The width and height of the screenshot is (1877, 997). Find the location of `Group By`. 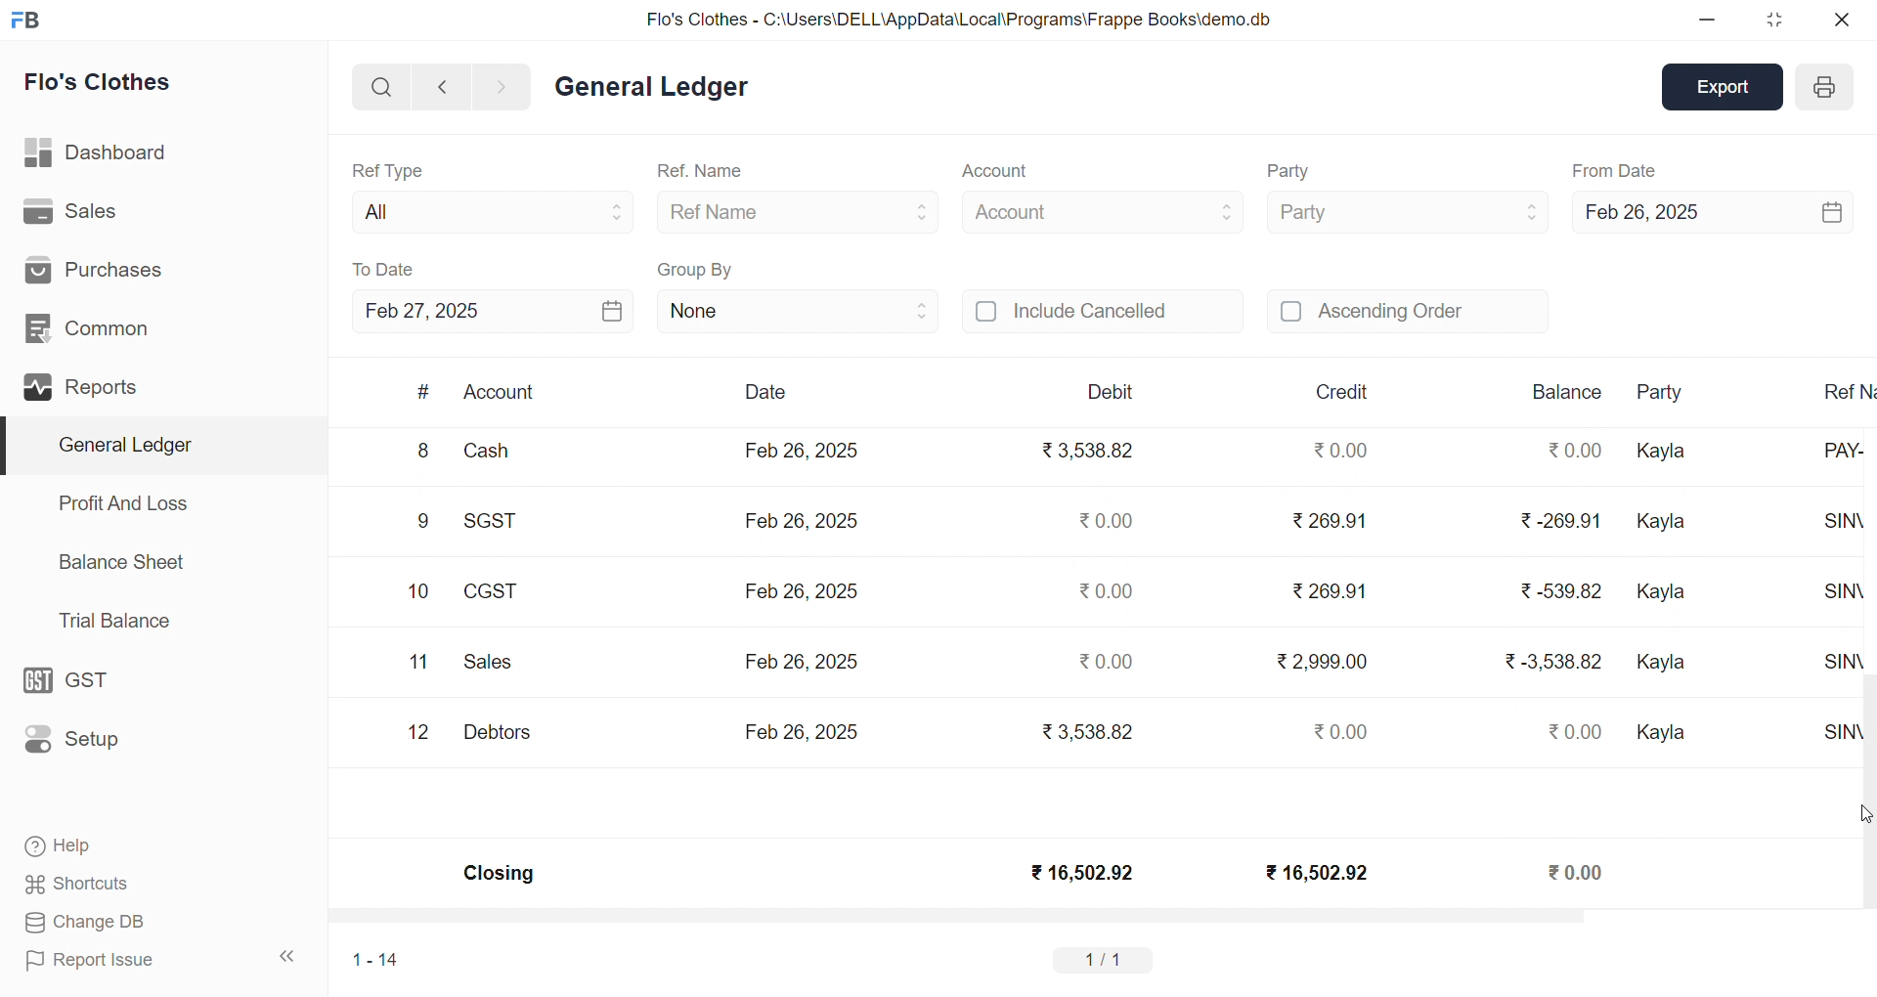

Group By is located at coordinates (696, 267).